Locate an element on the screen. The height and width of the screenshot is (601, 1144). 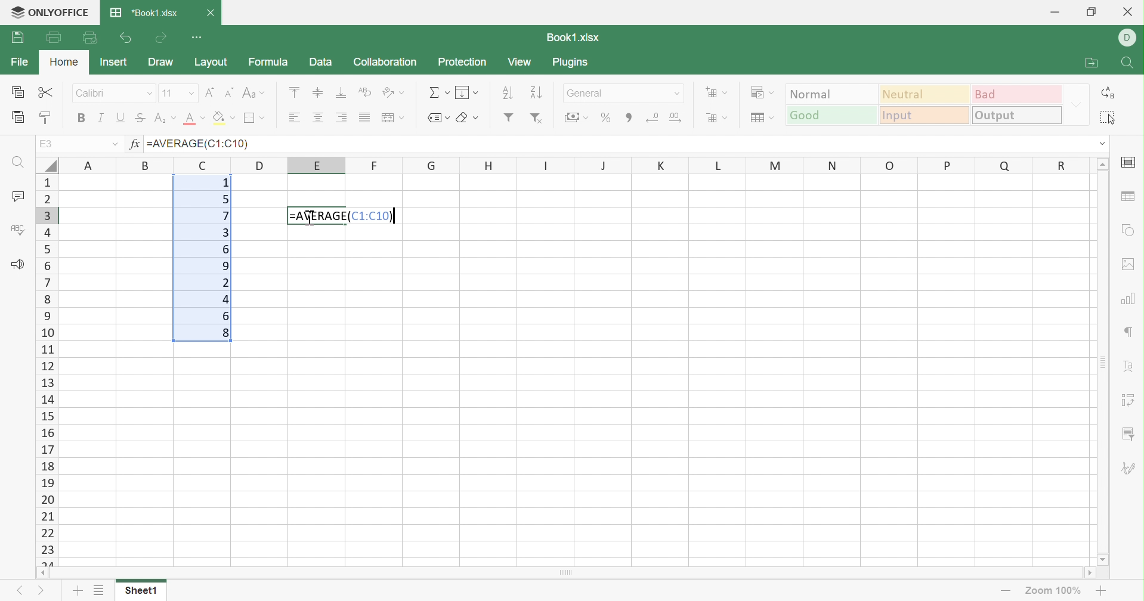
Change case is located at coordinates (255, 95).